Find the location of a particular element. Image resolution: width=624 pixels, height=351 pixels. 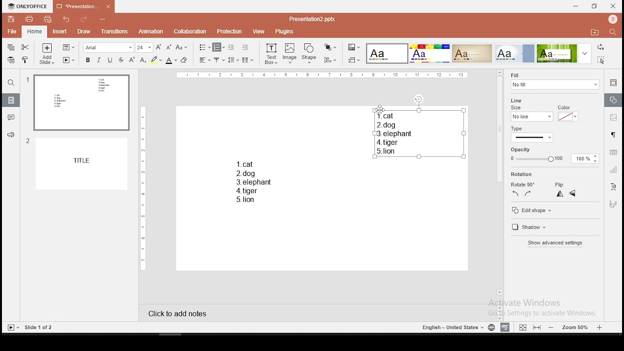

theme is located at coordinates (564, 53).